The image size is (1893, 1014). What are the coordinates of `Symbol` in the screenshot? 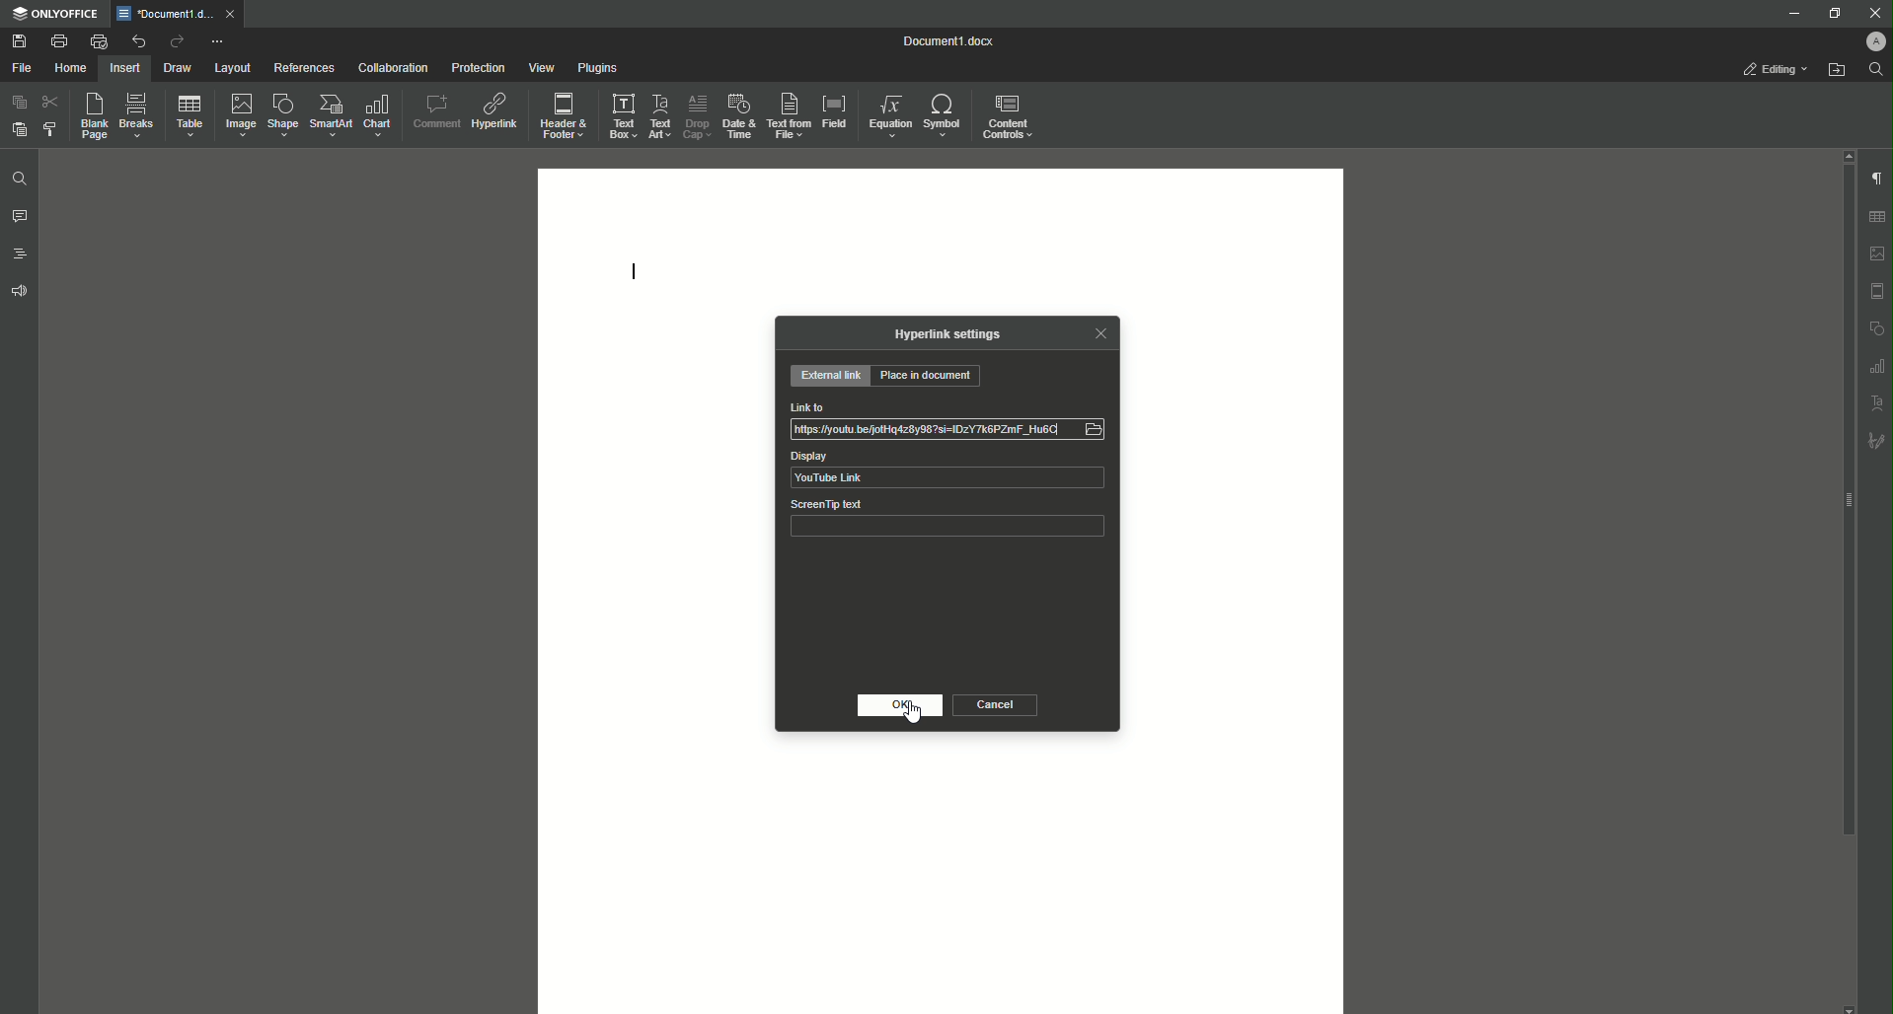 It's located at (945, 113).